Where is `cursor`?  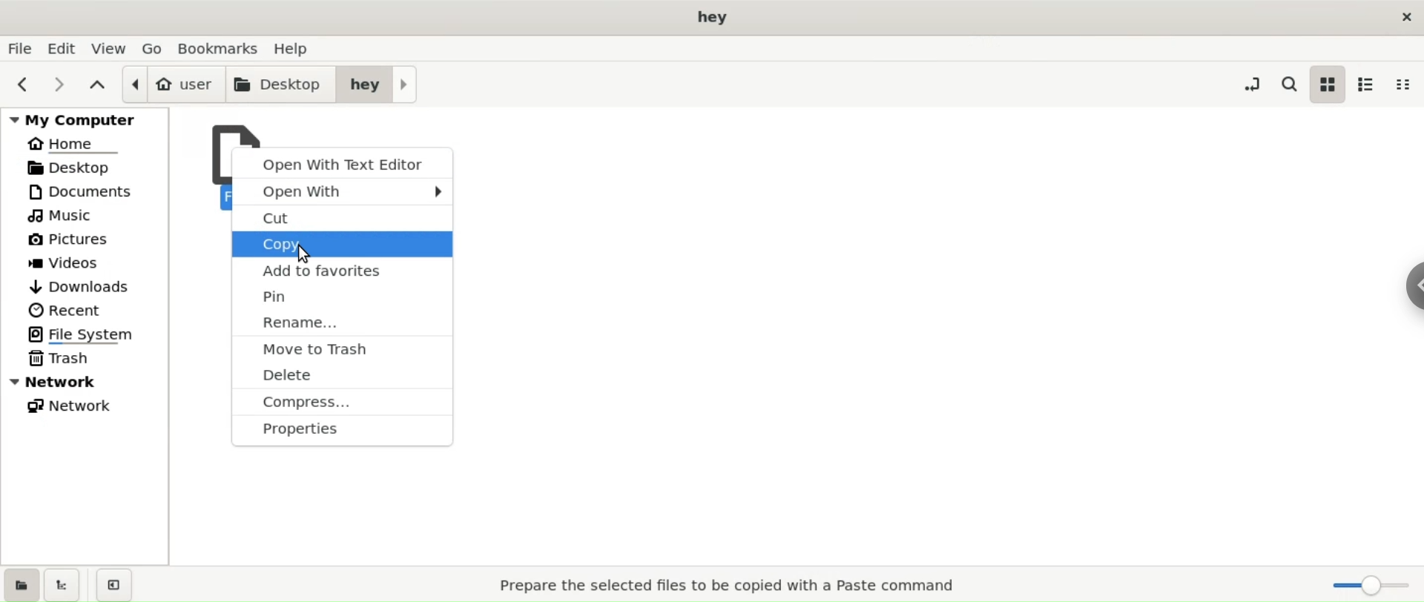
cursor is located at coordinates (304, 256).